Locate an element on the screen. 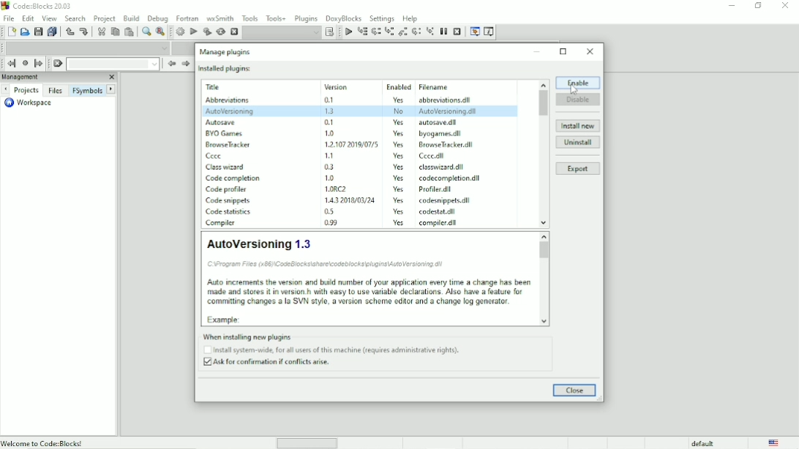  scroll down  is located at coordinates (544, 223).